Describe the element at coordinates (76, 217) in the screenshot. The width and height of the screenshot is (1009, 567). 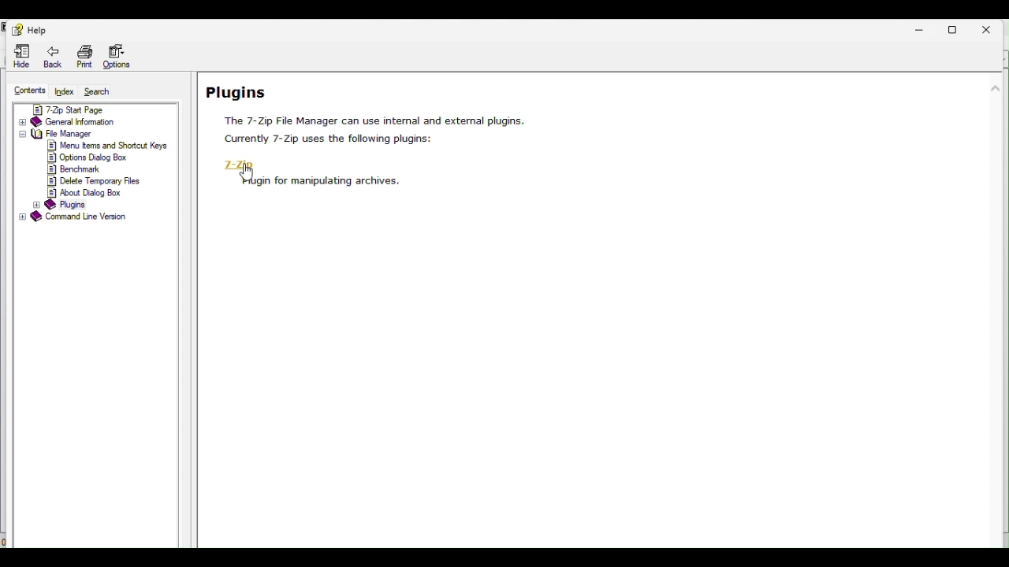
I see `command line version` at that location.